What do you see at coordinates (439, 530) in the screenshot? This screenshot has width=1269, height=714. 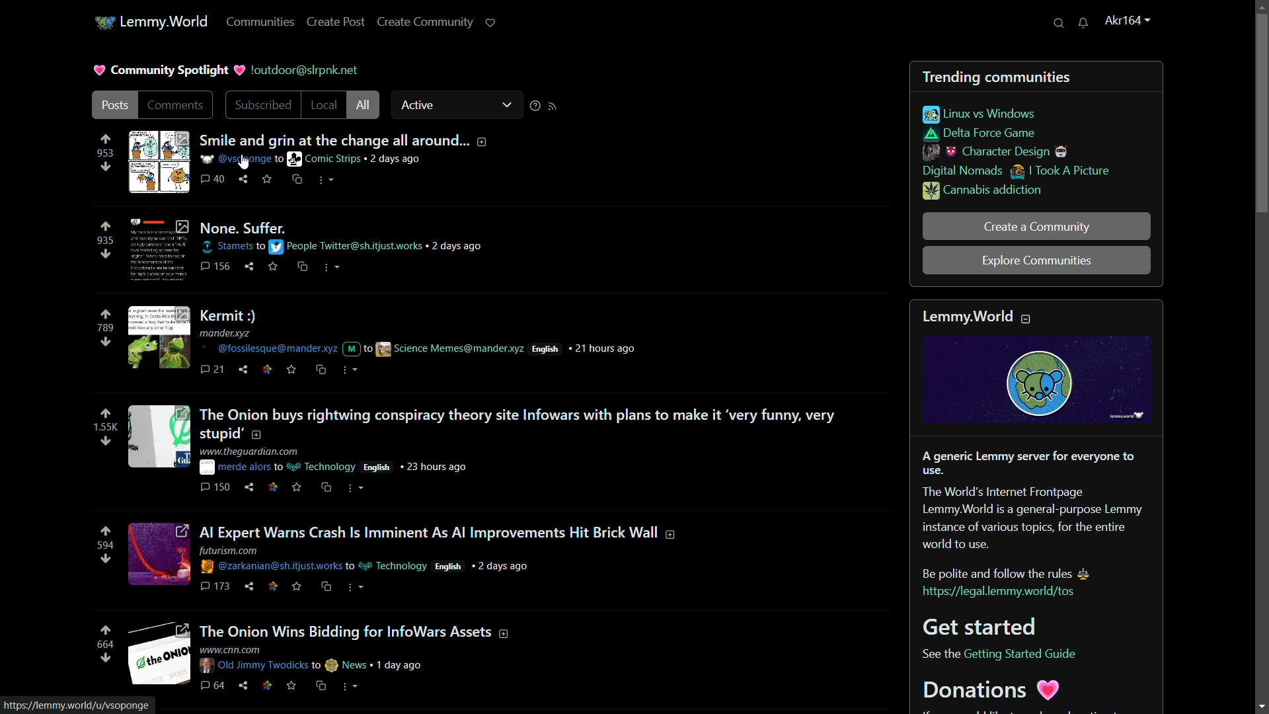 I see `post-4` at bounding box center [439, 530].